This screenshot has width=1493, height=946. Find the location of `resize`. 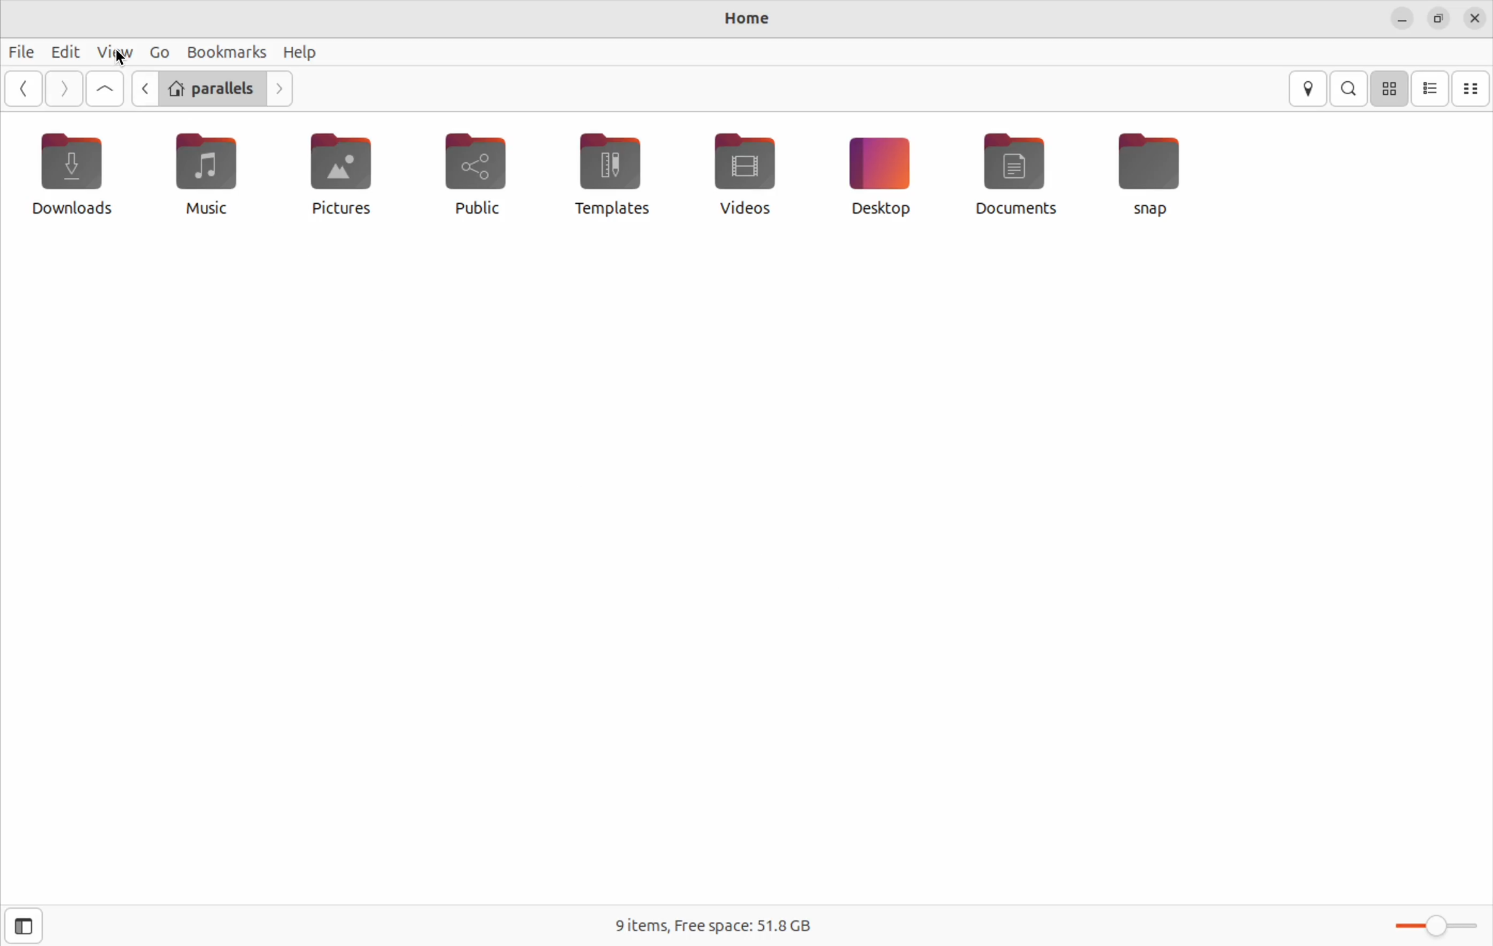

resize is located at coordinates (1437, 17).